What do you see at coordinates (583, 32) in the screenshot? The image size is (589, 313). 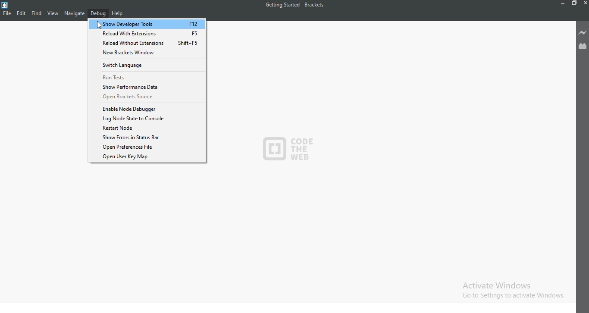 I see `Live preview` at bounding box center [583, 32].